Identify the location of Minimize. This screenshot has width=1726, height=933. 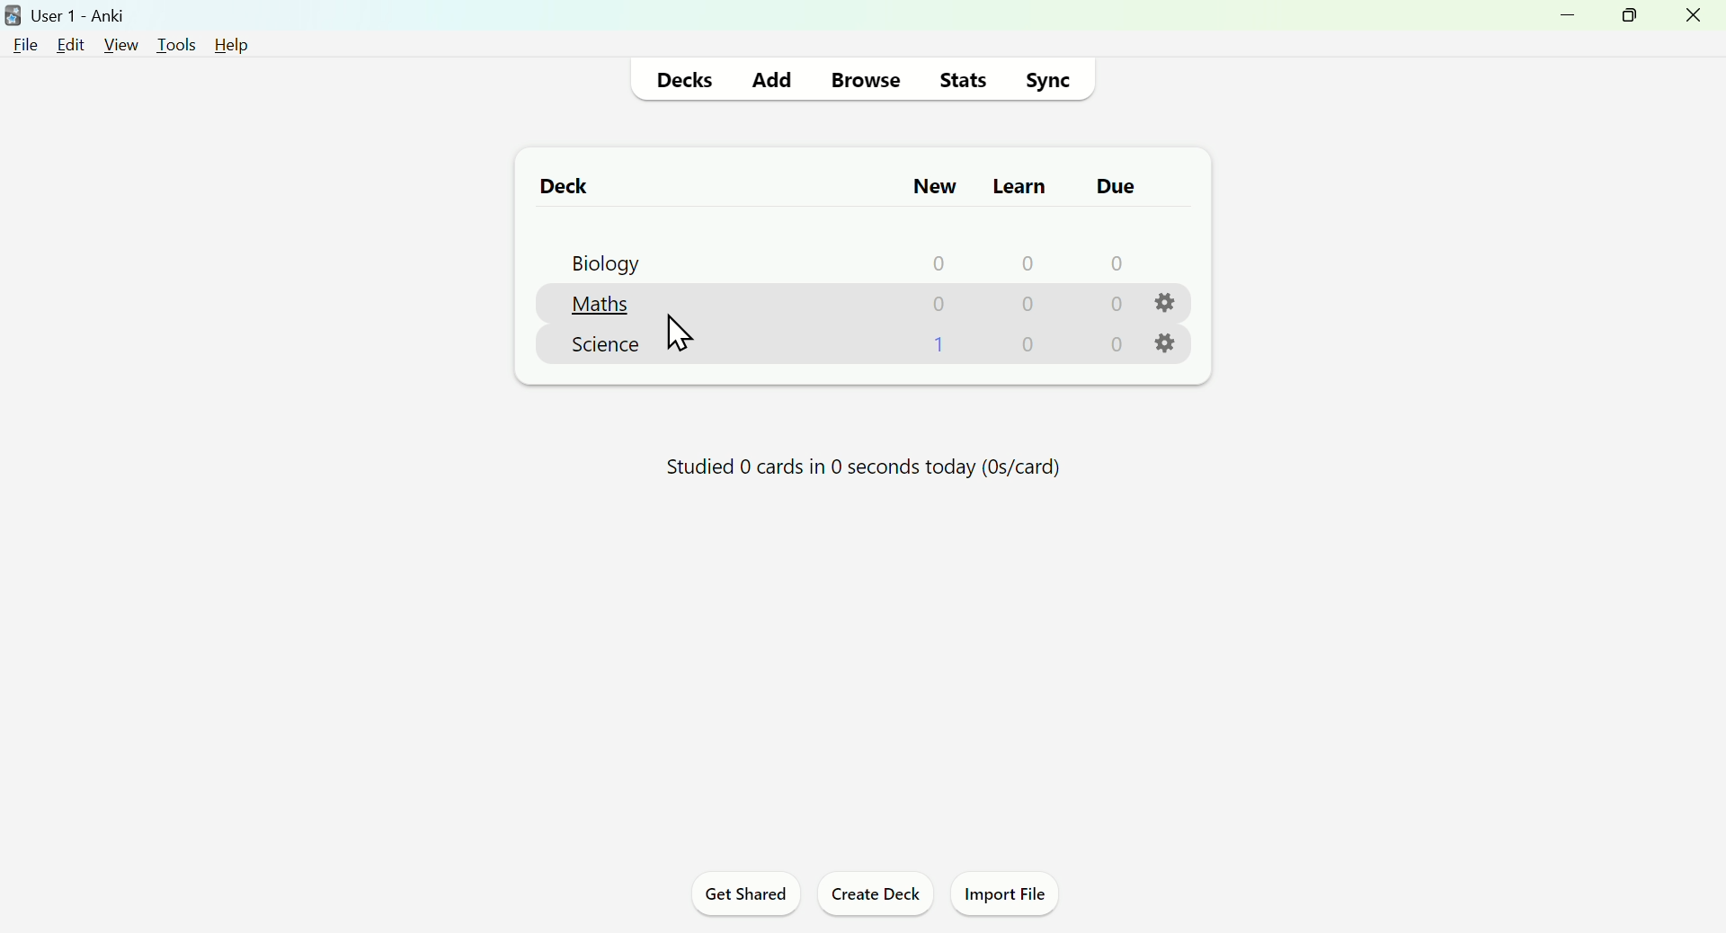
(1561, 22).